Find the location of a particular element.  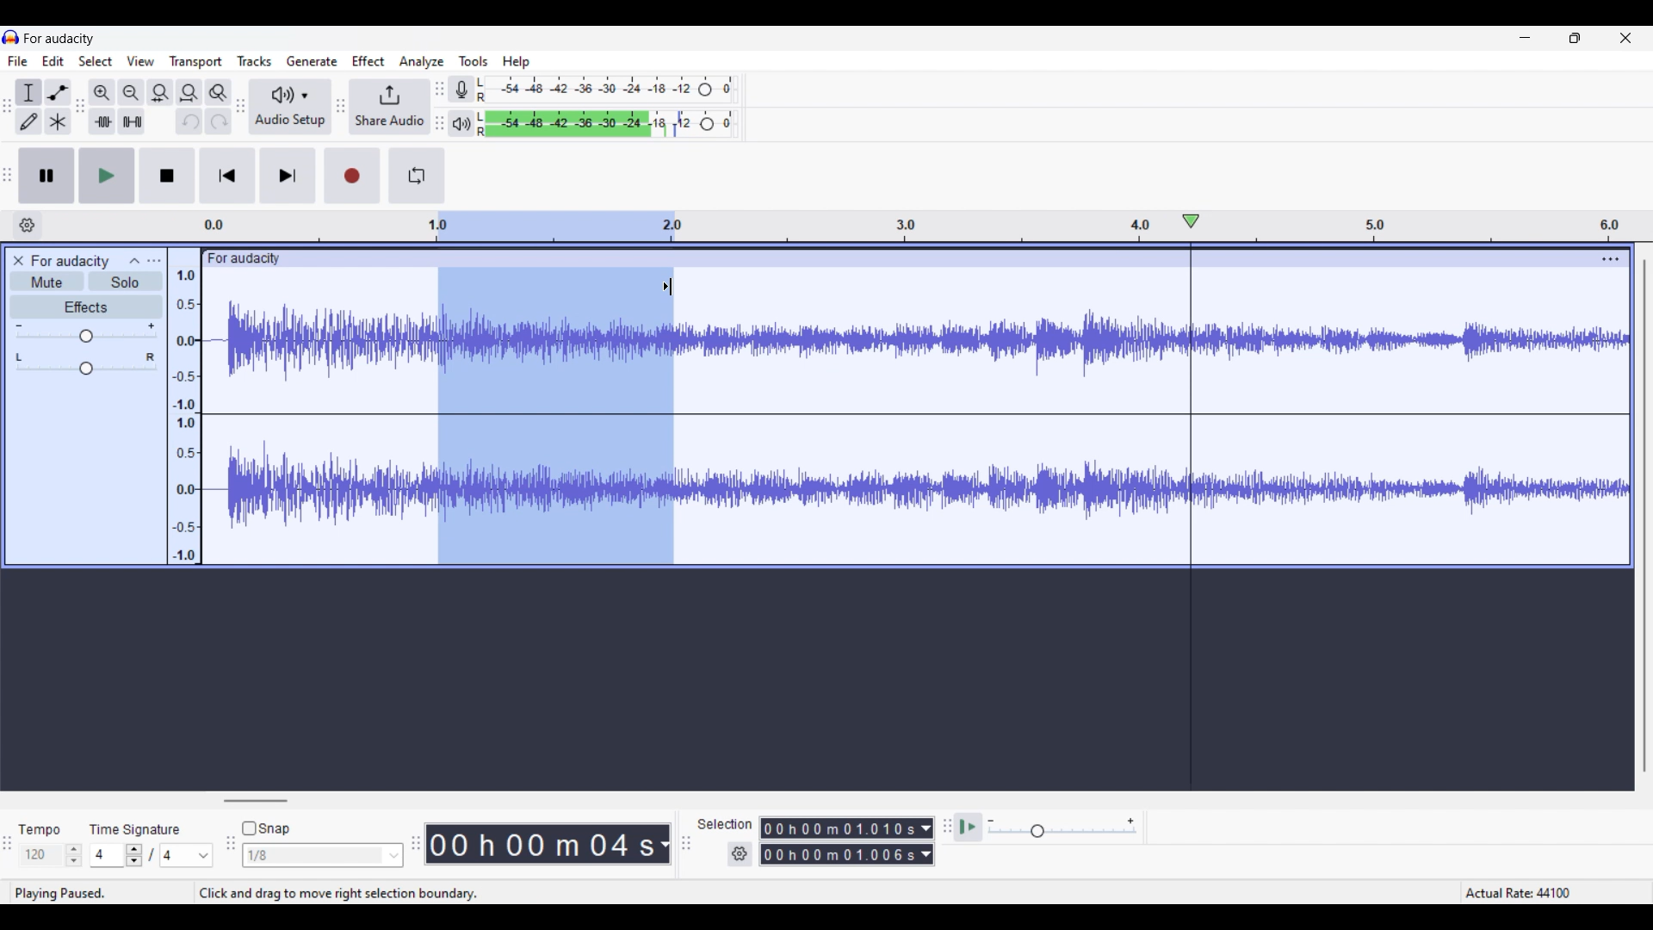

Current track is located at coordinates (317, 408).